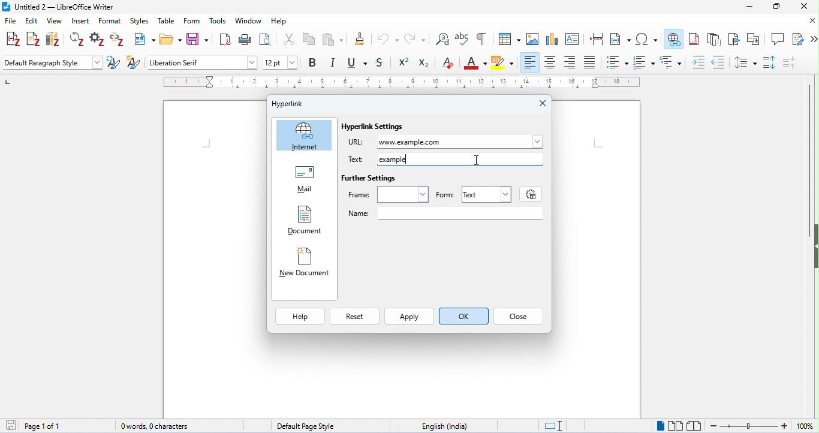 The image size is (819, 433). What do you see at coordinates (218, 20) in the screenshot?
I see `tools` at bounding box center [218, 20].